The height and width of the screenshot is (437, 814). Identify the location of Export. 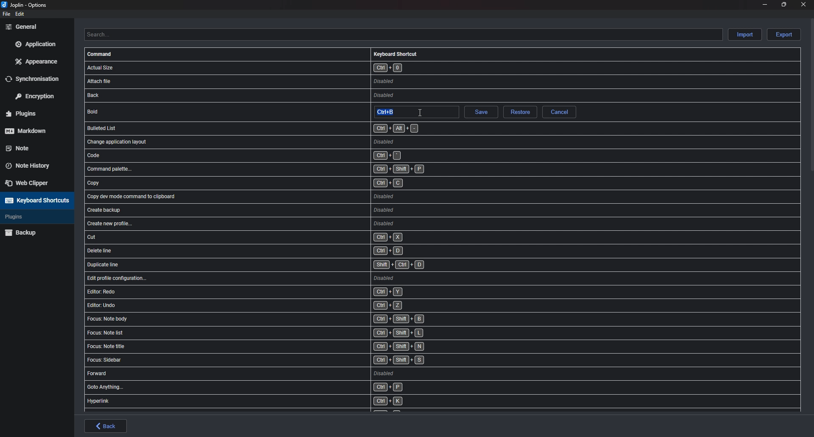
(784, 35).